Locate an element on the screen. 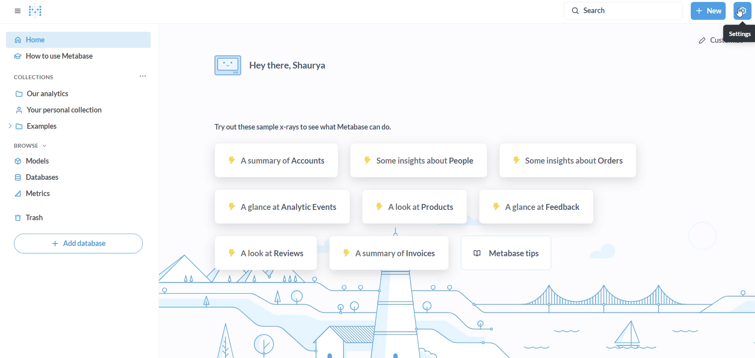 This screenshot has height=358, width=755. Q Search is located at coordinates (622, 11).